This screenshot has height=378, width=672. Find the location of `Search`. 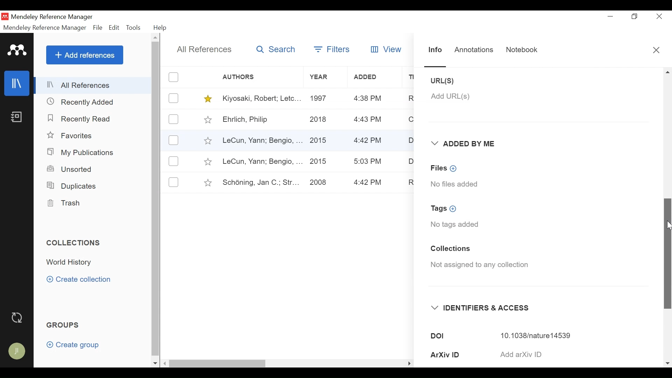

Search is located at coordinates (274, 49).